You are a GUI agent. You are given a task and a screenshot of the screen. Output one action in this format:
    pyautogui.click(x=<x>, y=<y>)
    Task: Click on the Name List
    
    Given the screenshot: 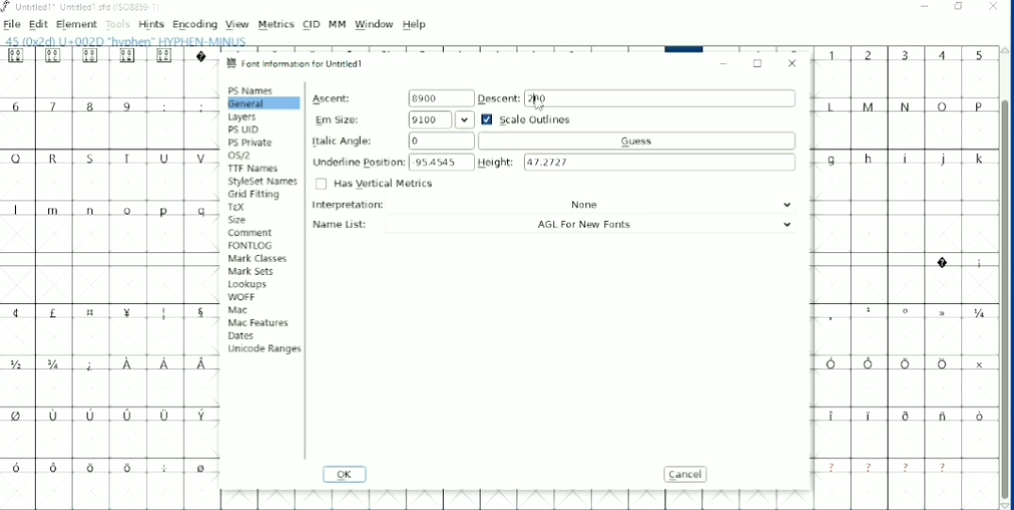 What is the action you would take?
    pyautogui.click(x=558, y=224)
    